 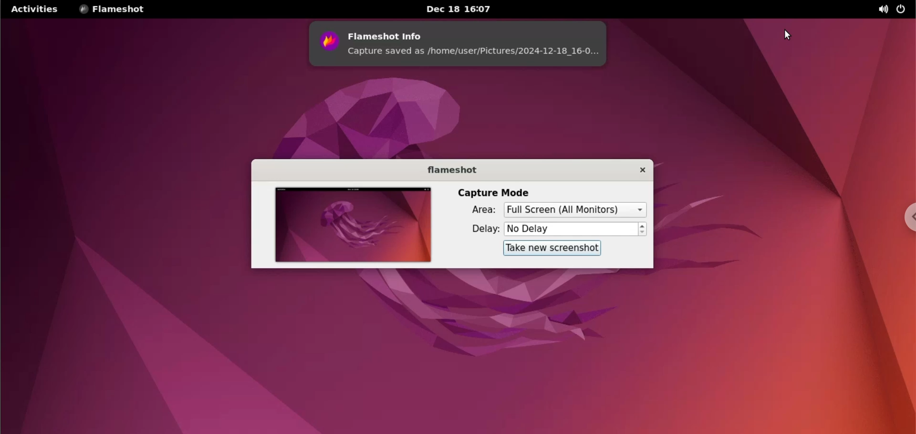 I want to click on Flameshot options, so click(x=115, y=10).